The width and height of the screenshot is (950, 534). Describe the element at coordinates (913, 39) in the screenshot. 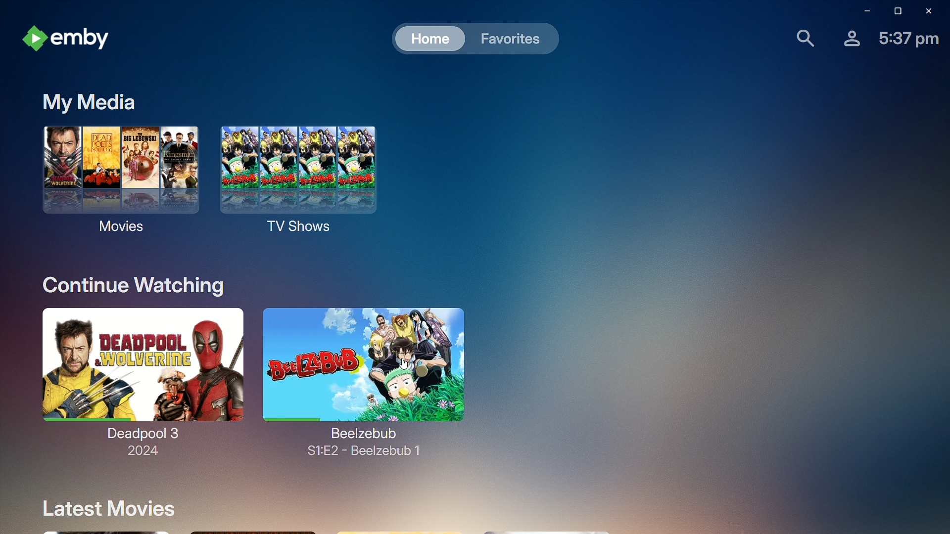

I see `Time-5.37 pm` at that location.